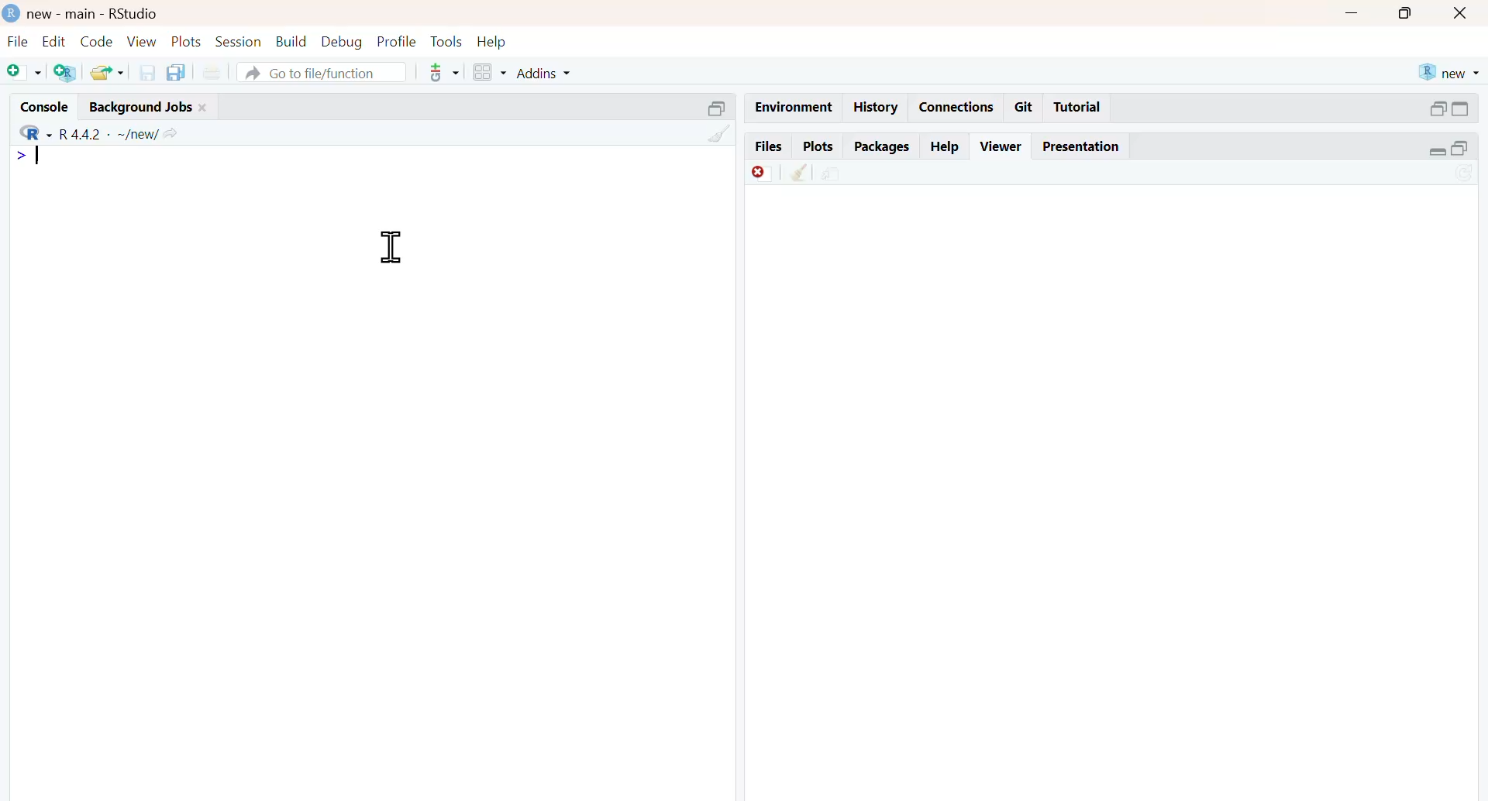  Describe the element at coordinates (204, 108) in the screenshot. I see `close` at that location.